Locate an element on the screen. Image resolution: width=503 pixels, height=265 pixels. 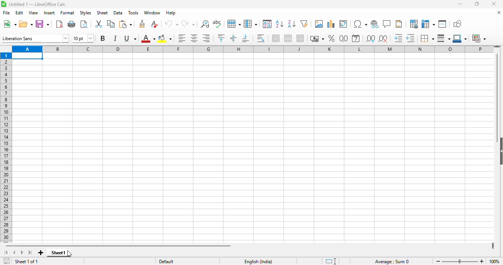
align right is located at coordinates (206, 38).